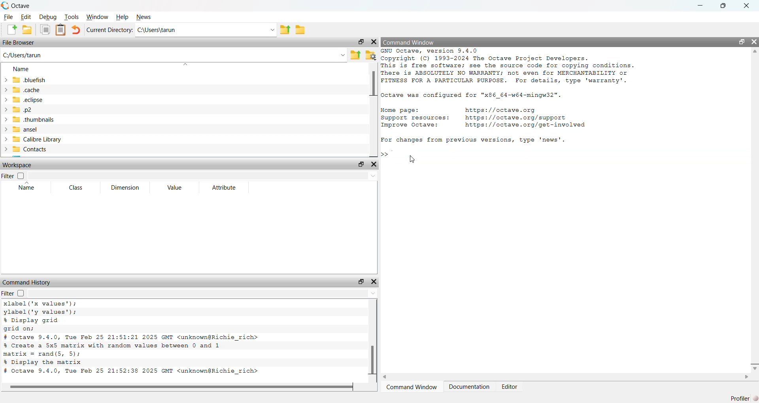 The image size is (759, 403). I want to click on maximise, so click(359, 42).